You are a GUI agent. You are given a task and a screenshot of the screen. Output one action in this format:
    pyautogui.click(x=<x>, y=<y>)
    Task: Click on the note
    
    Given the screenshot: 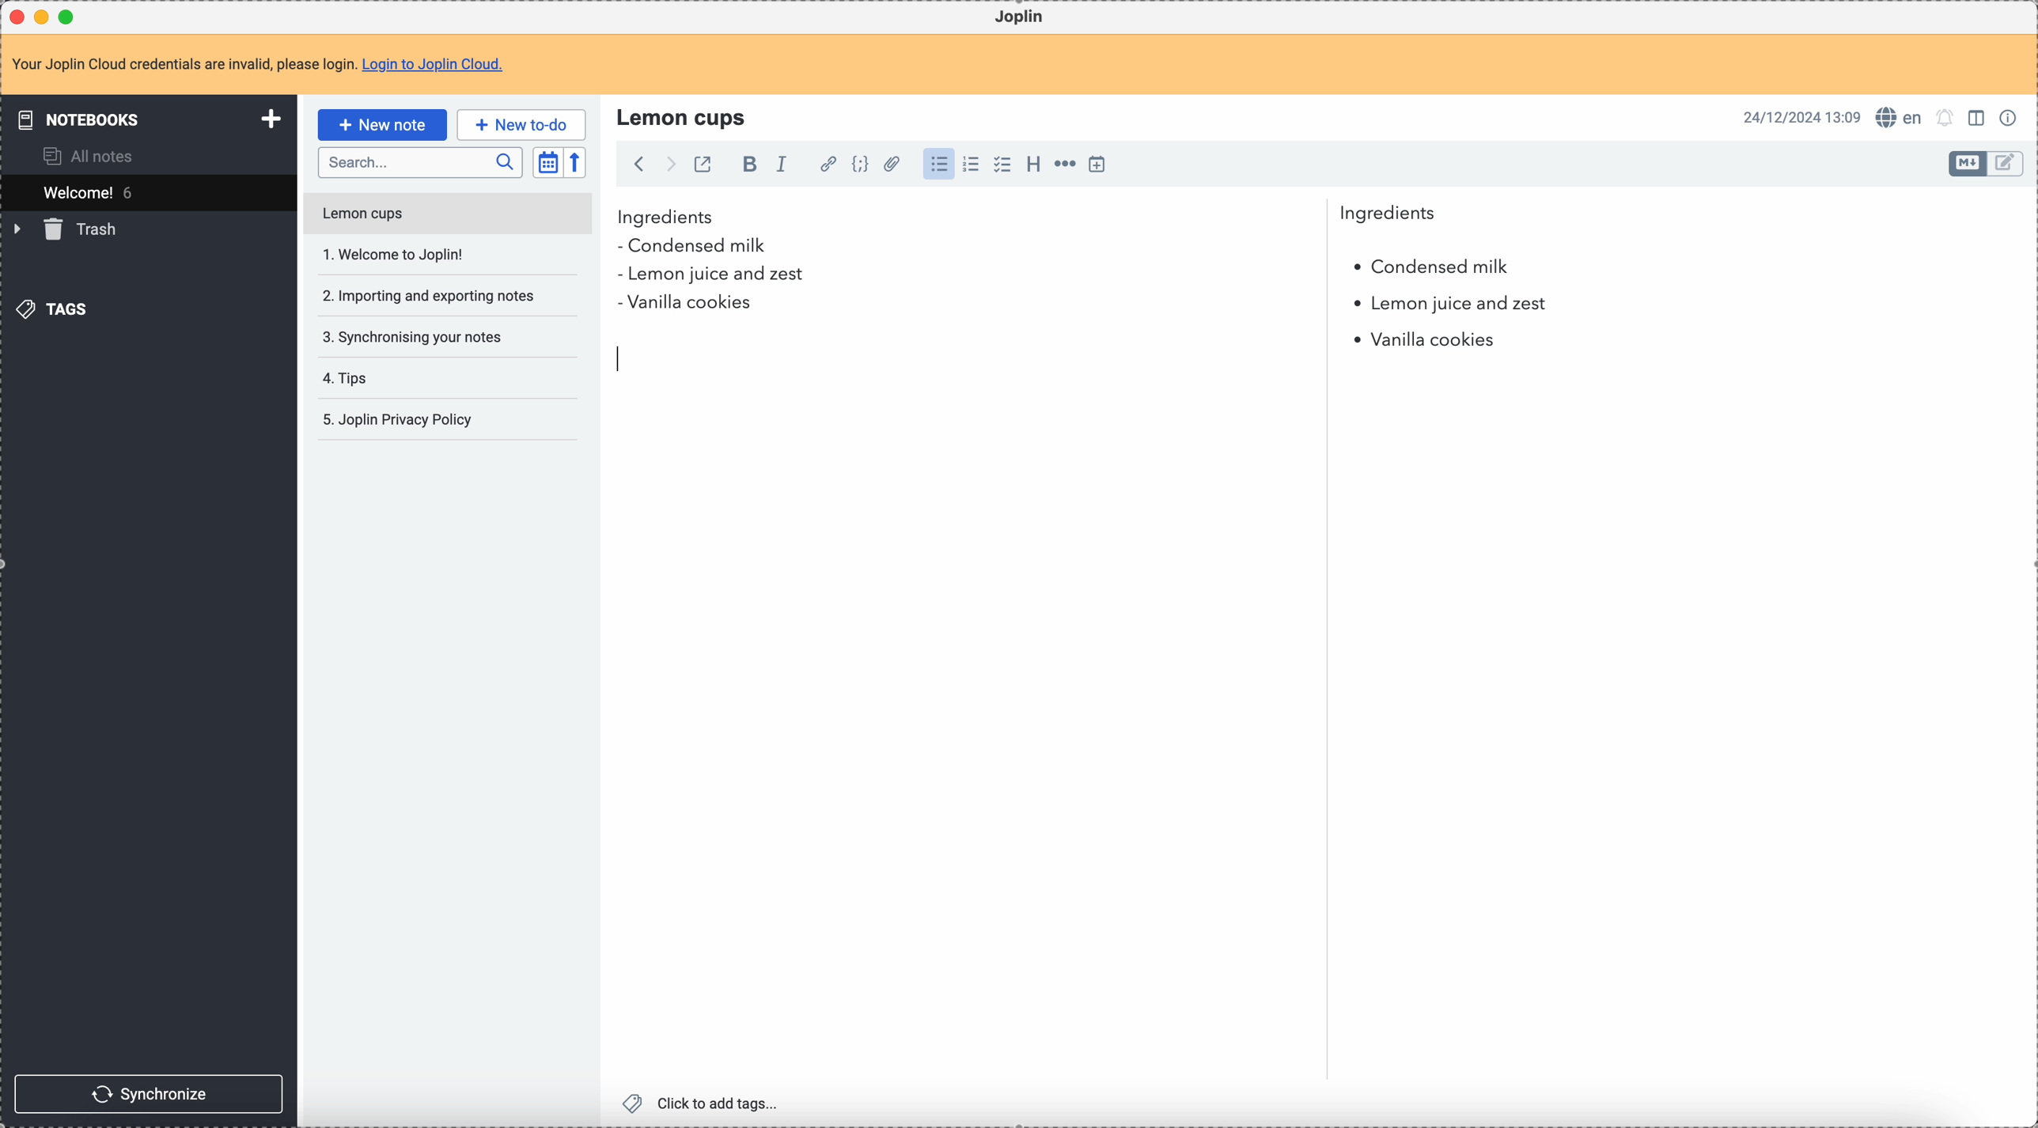 What is the action you would take?
    pyautogui.click(x=267, y=66)
    